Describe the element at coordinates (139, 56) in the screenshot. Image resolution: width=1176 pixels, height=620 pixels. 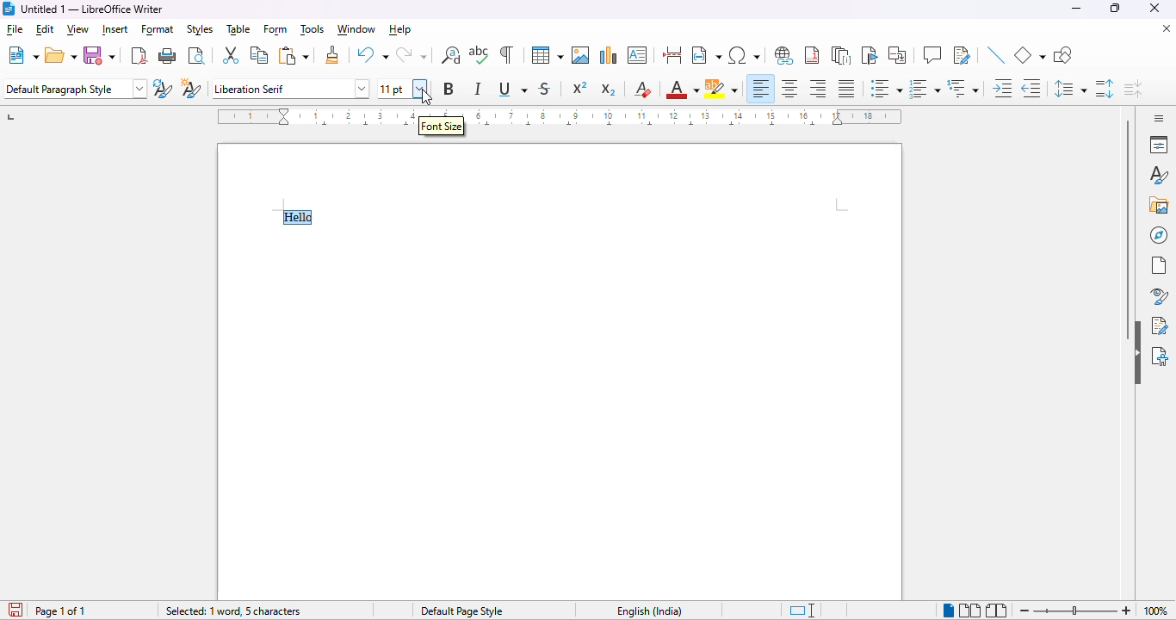
I see `export directly as PDF` at that location.